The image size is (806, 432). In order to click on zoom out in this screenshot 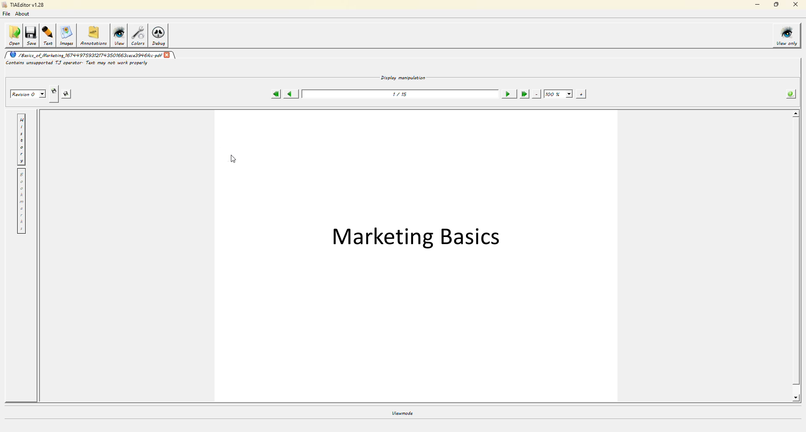, I will do `click(538, 94)`.